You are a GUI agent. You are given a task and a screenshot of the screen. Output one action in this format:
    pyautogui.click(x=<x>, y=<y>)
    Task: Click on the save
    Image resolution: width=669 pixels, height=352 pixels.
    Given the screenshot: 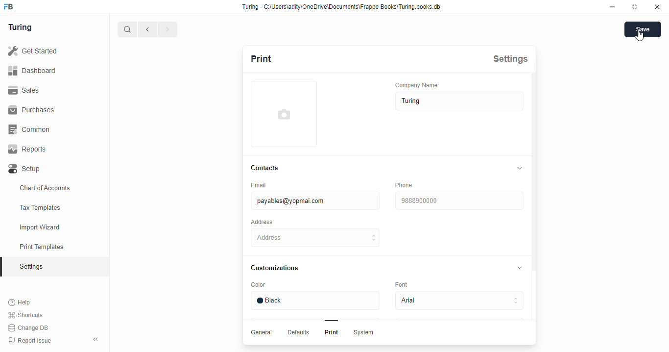 What is the action you would take?
    pyautogui.click(x=643, y=29)
    